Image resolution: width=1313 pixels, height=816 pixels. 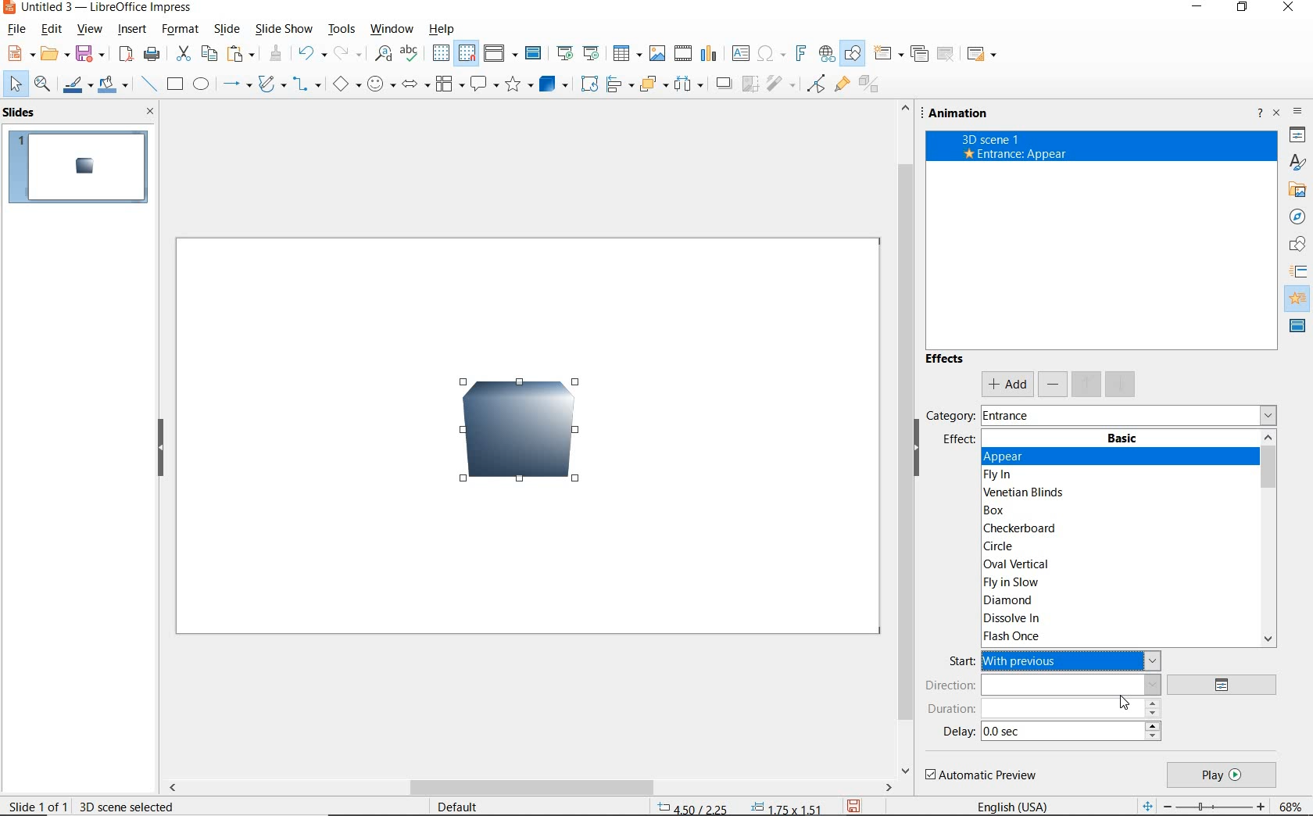 I want to click on align objects, so click(x=619, y=84).